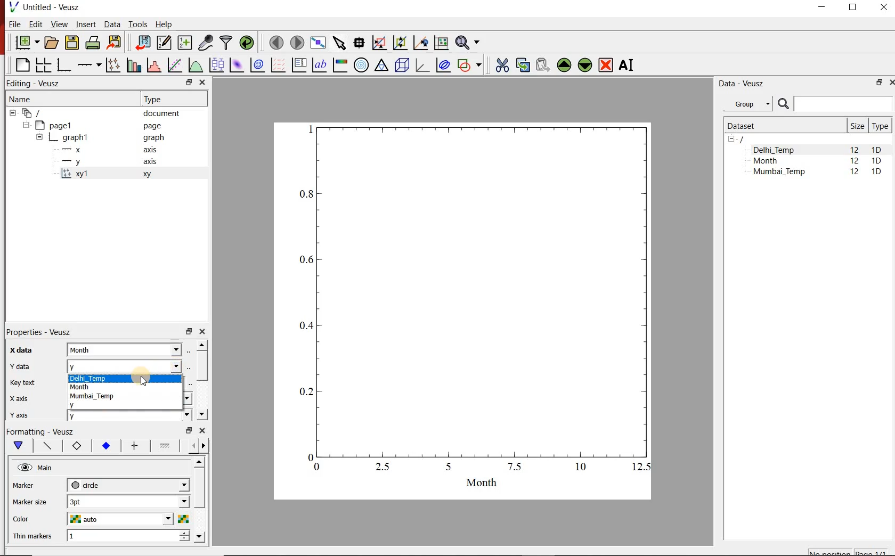 Image resolution: width=895 pixels, height=556 pixels. What do you see at coordinates (381, 66) in the screenshot?
I see `Ternary graph` at bounding box center [381, 66].